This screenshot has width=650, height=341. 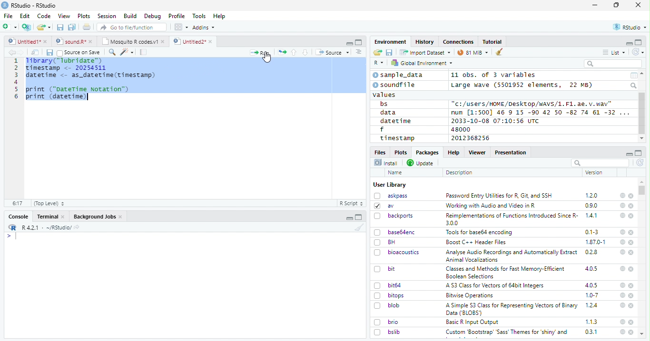 I want to click on Run the current line, so click(x=260, y=52).